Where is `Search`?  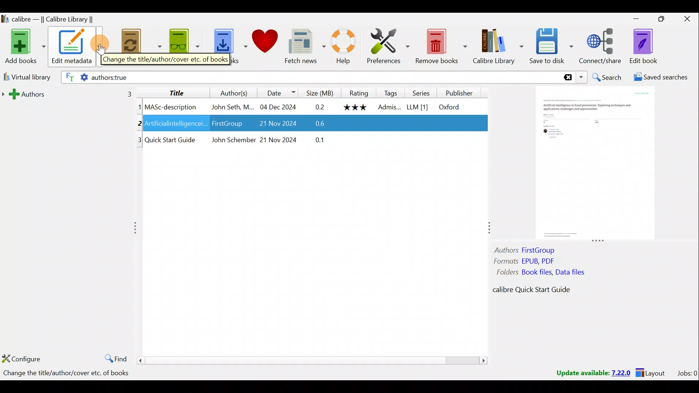 Search is located at coordinates (607, 77).